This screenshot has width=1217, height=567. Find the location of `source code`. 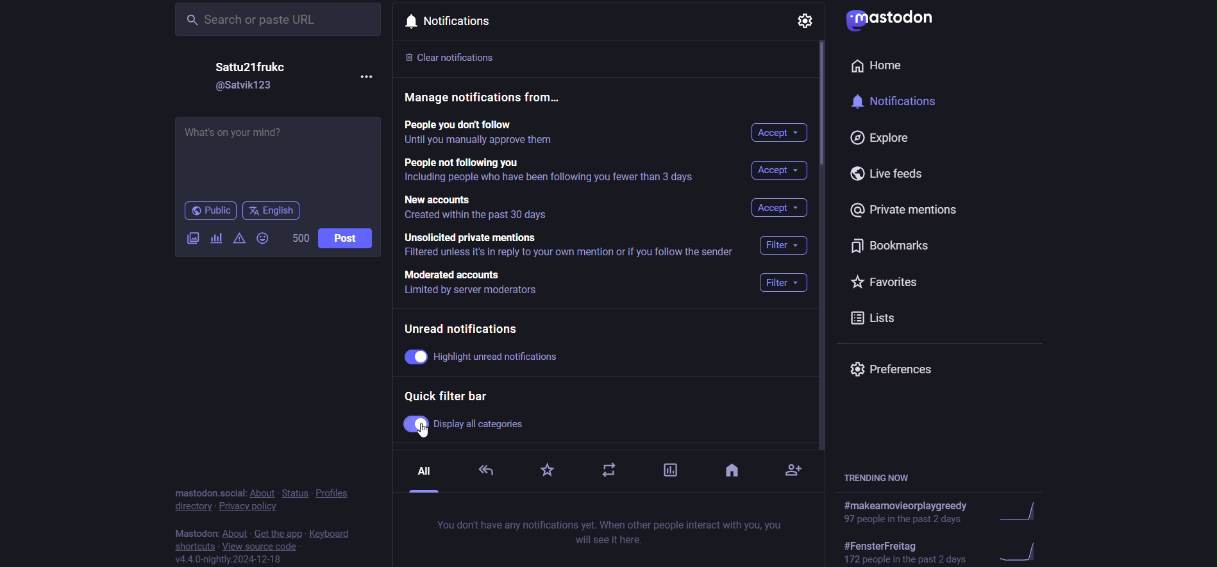

source code is located at coordinates (260, 546).